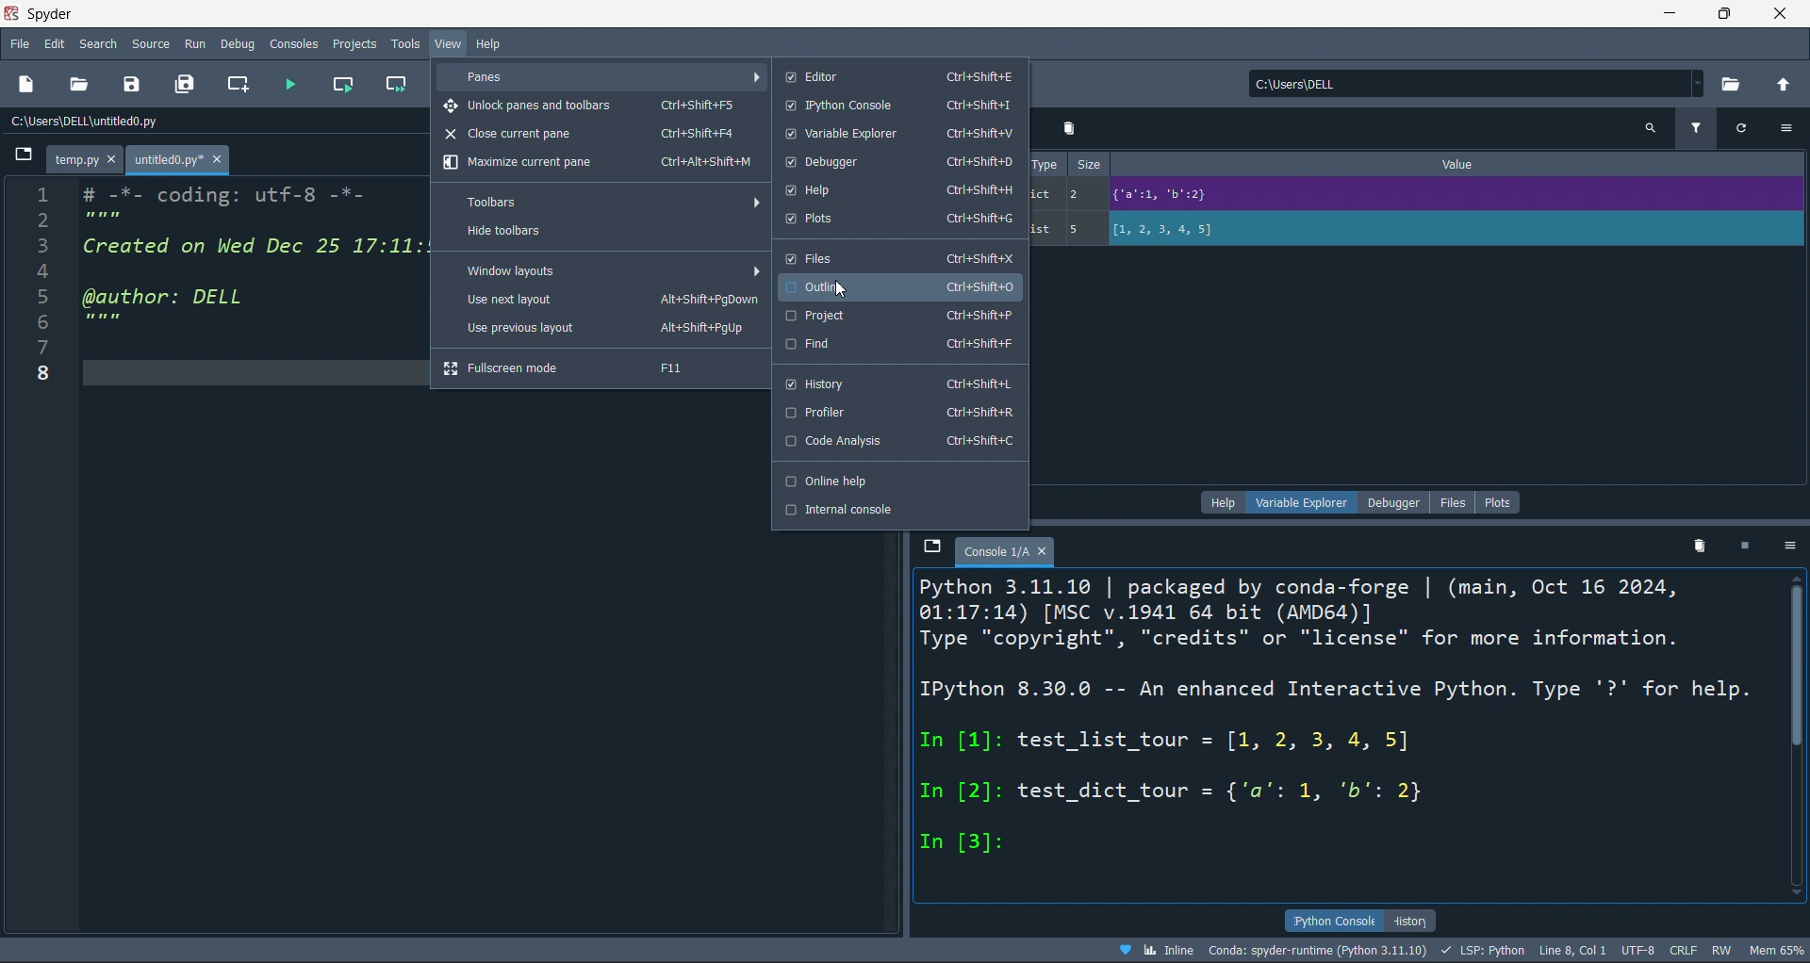 This screenshot has height=963, width=1810. I want to click on debug, so click(236, 43).